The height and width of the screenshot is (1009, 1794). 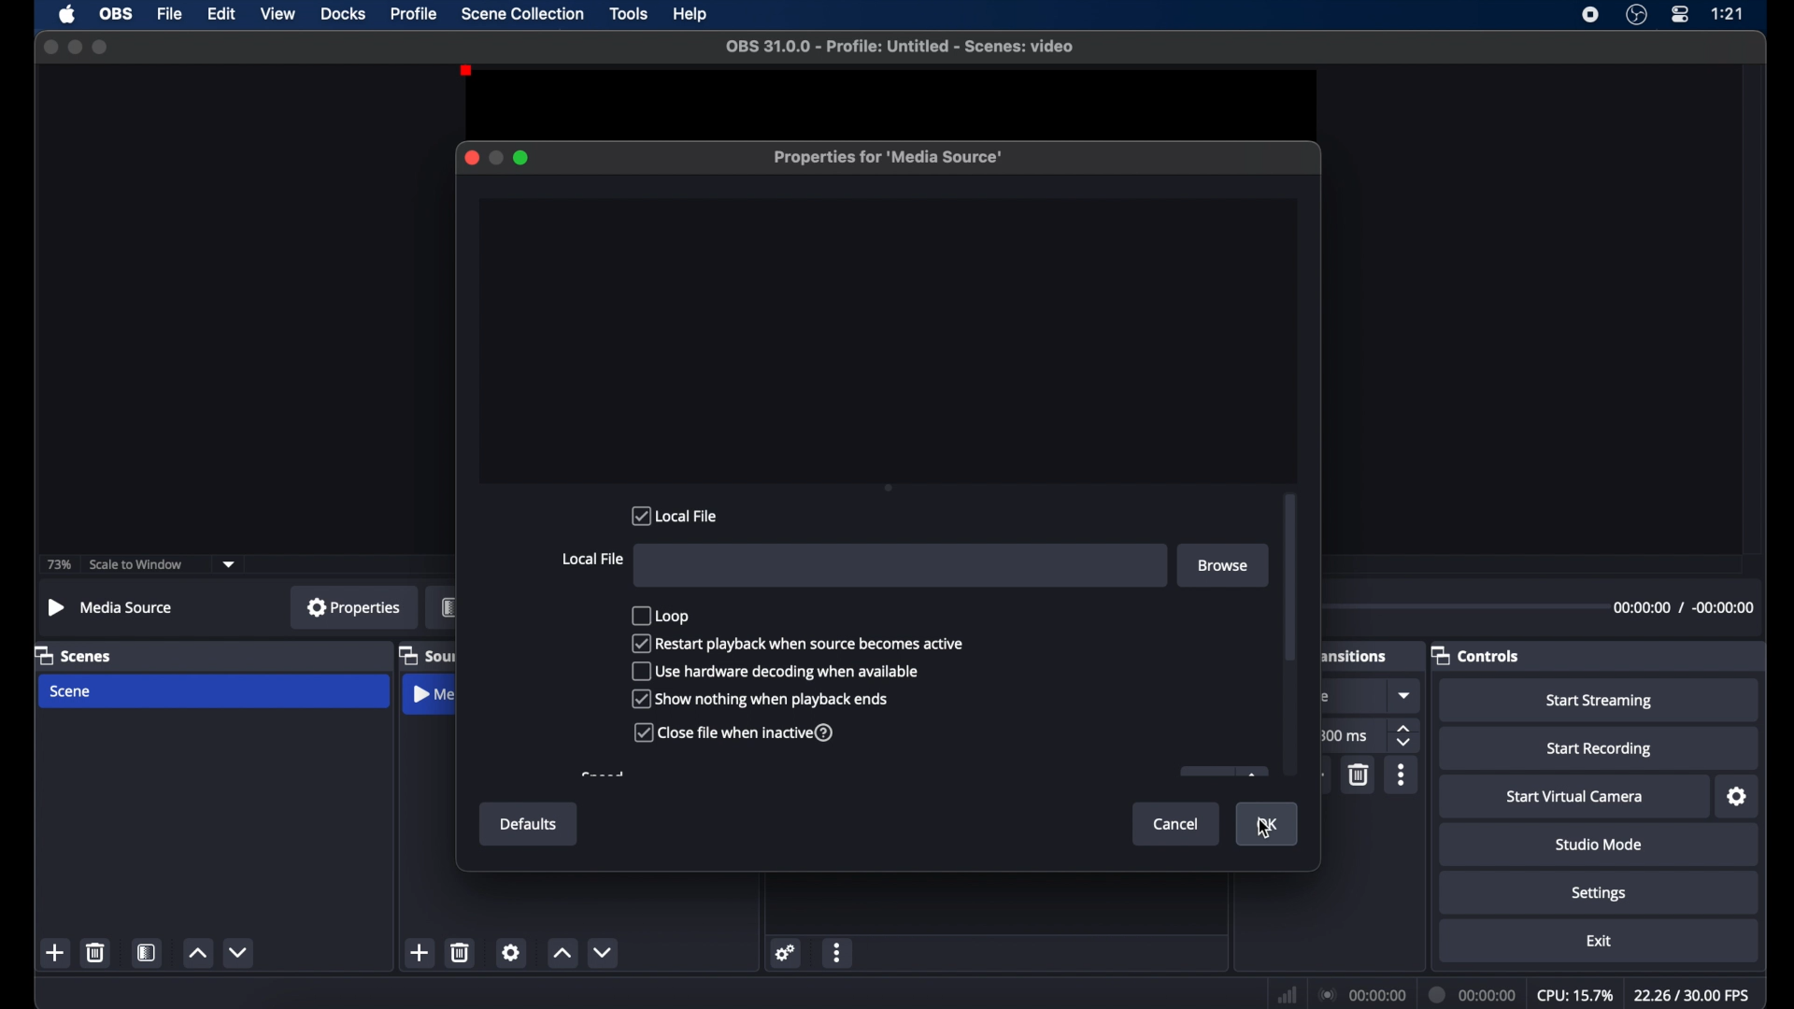 What do you see at coordinates (785, 952) in the screenshot?
I see `settings` at bounding box center [785, 952].